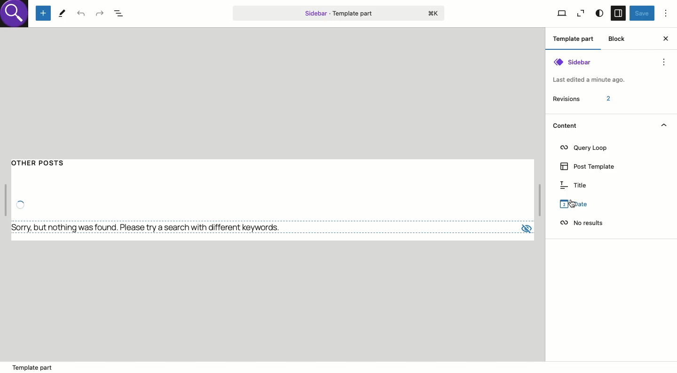 This screenshot has width=677, height=373. What do you see at coordinates (564, 125) in the screenshot?
I see `Content` at bounding box center [564, 125].